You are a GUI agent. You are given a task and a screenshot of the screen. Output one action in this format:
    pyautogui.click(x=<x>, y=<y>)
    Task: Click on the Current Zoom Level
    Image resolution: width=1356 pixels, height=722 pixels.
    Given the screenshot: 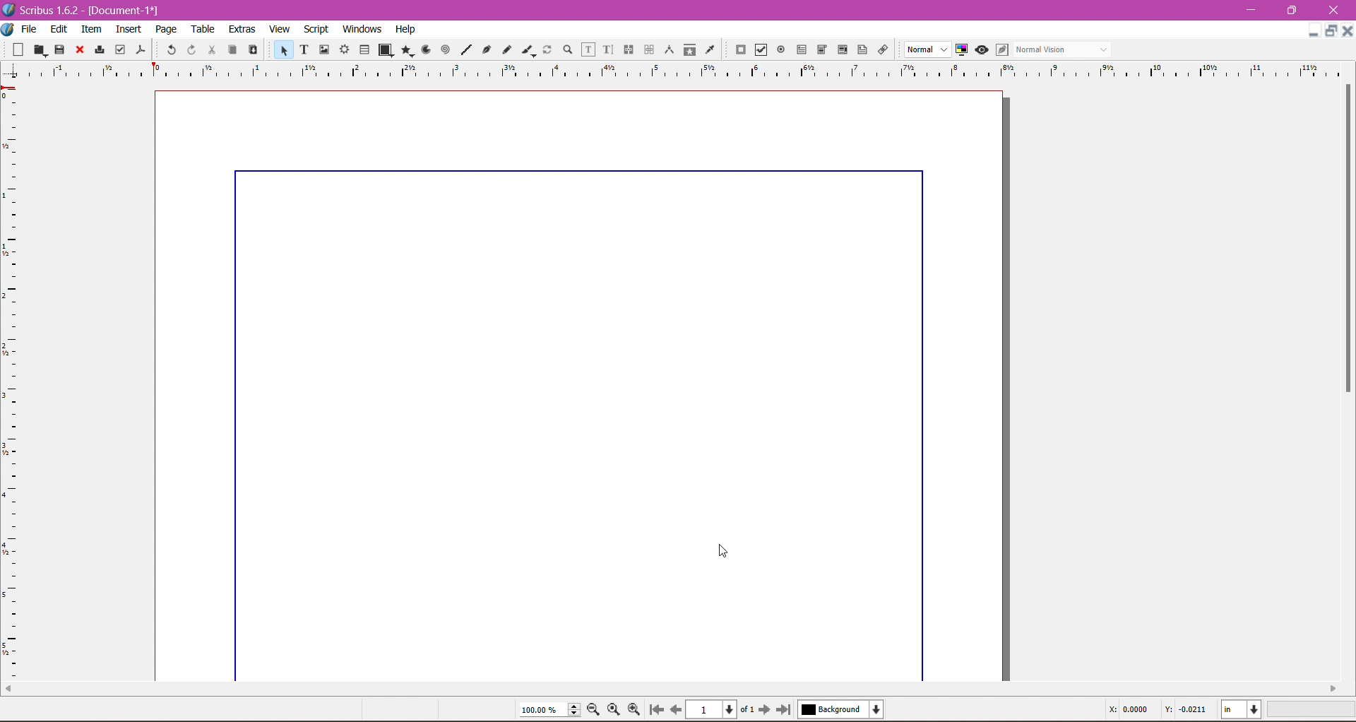 What is the action you would take?
    pyautogui.click(x=544, y=710)
    